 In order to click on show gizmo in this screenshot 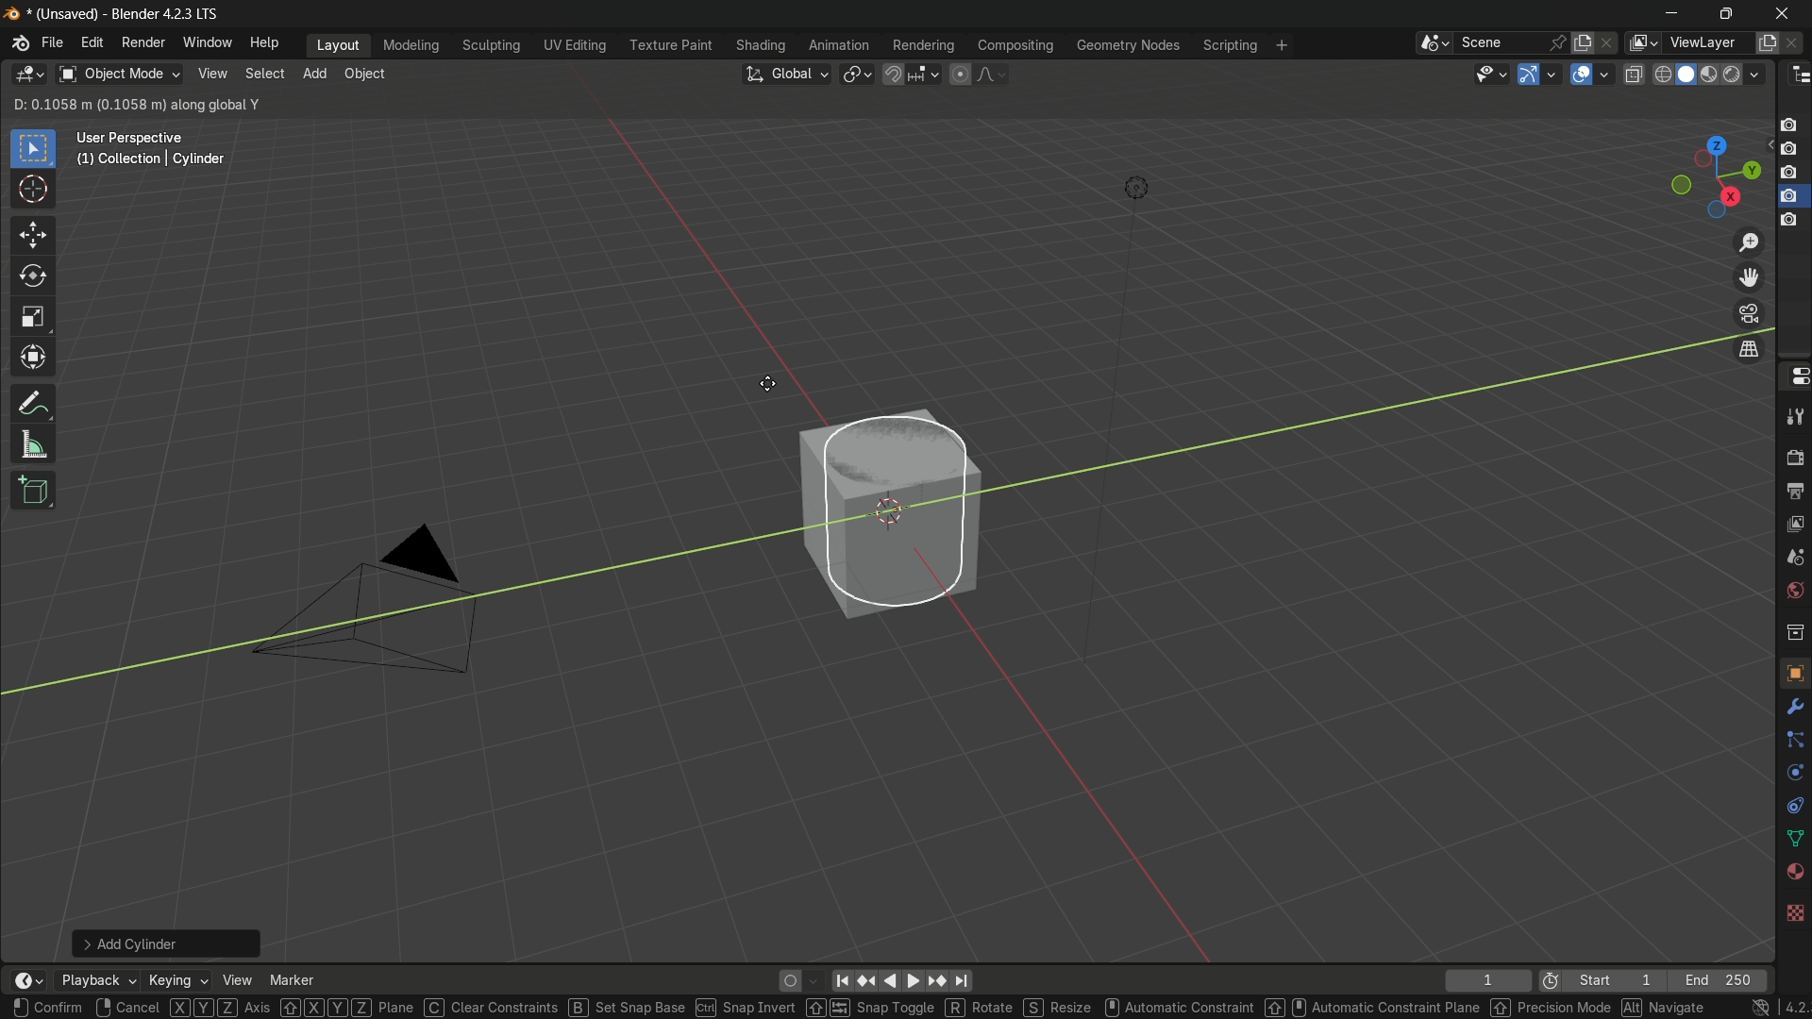, I will do `click(1527, 74)`.